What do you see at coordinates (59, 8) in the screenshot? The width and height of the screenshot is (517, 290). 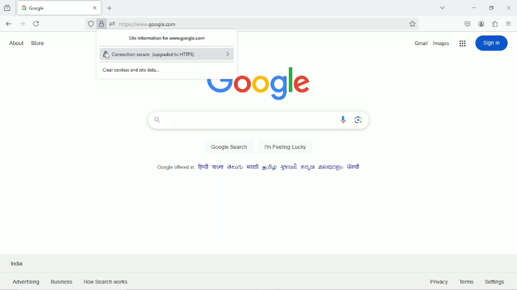 I see `google tab` at bounding box center [59, 8].